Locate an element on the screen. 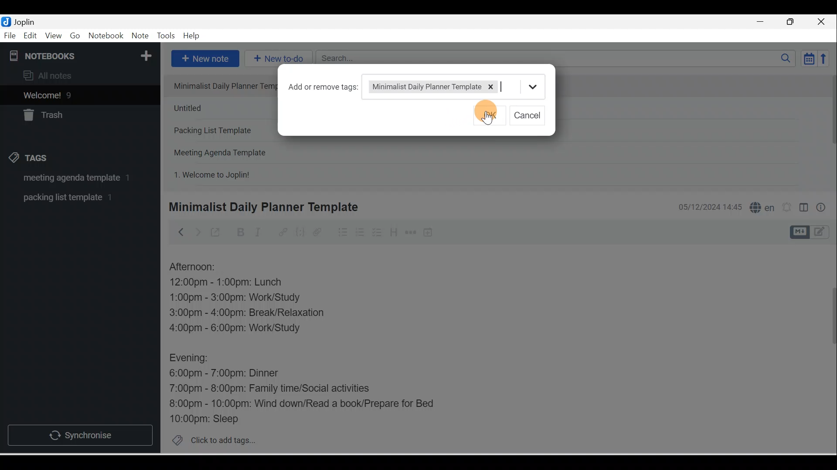 The width and height of the screenshot is (837, 470). File is located at coordinates (10, 35).